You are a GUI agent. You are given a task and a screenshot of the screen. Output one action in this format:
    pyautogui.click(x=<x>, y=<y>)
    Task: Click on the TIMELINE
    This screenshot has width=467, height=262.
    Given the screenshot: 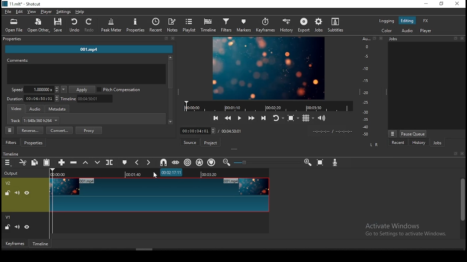 What is the action you would take?
    pyautogui.click(x=160, y=173)
    